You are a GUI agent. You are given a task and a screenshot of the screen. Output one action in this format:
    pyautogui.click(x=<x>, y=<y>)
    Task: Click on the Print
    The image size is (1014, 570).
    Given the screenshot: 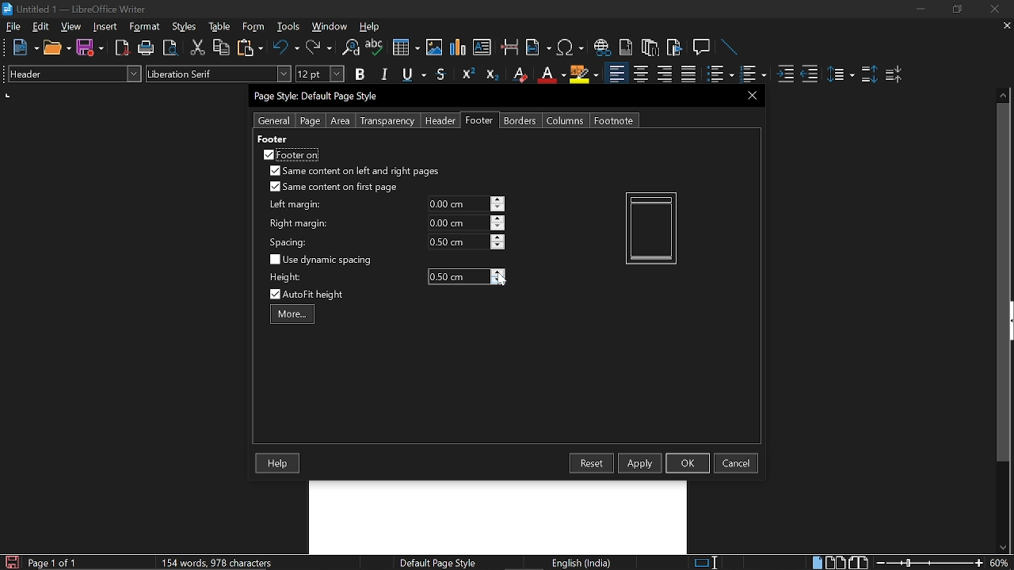 What is the action you would take?
    pyautogui.click(x=147, y=48)
    